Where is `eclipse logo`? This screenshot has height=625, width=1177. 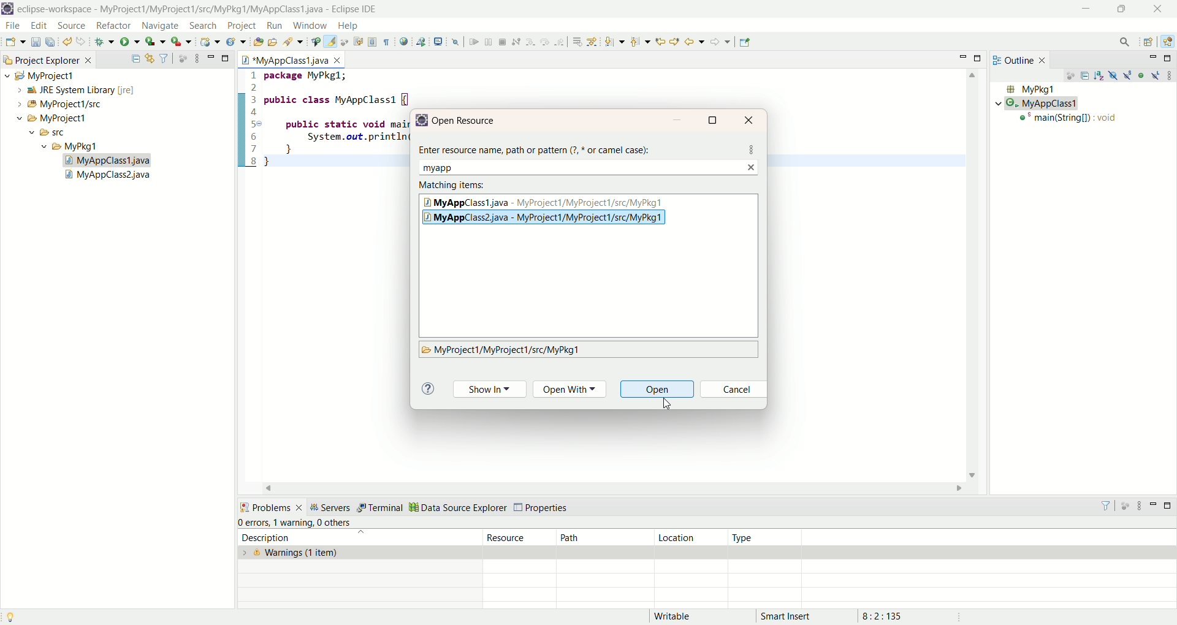 eclipse logo is located at coordinates (421, 120).